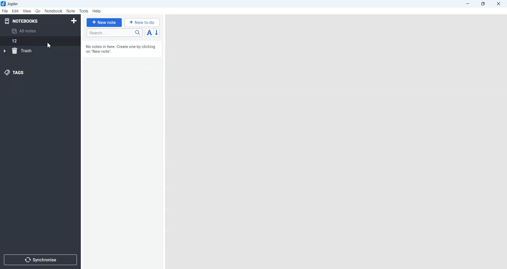  I want to click on Search bar, so click(114, 33).